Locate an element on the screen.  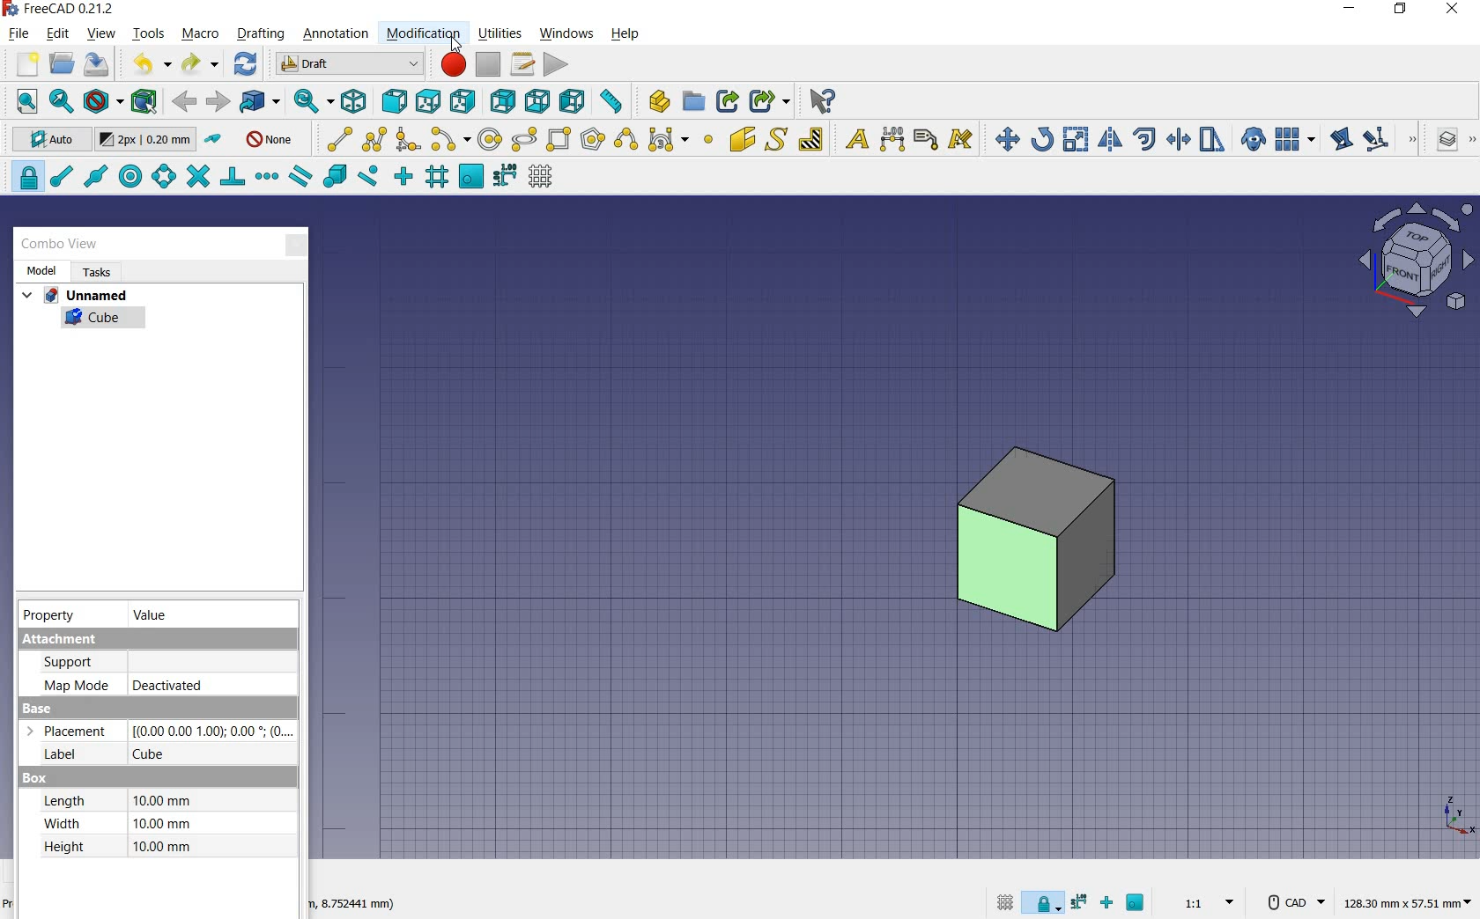
facebinder is located at coordinates (741, 139).